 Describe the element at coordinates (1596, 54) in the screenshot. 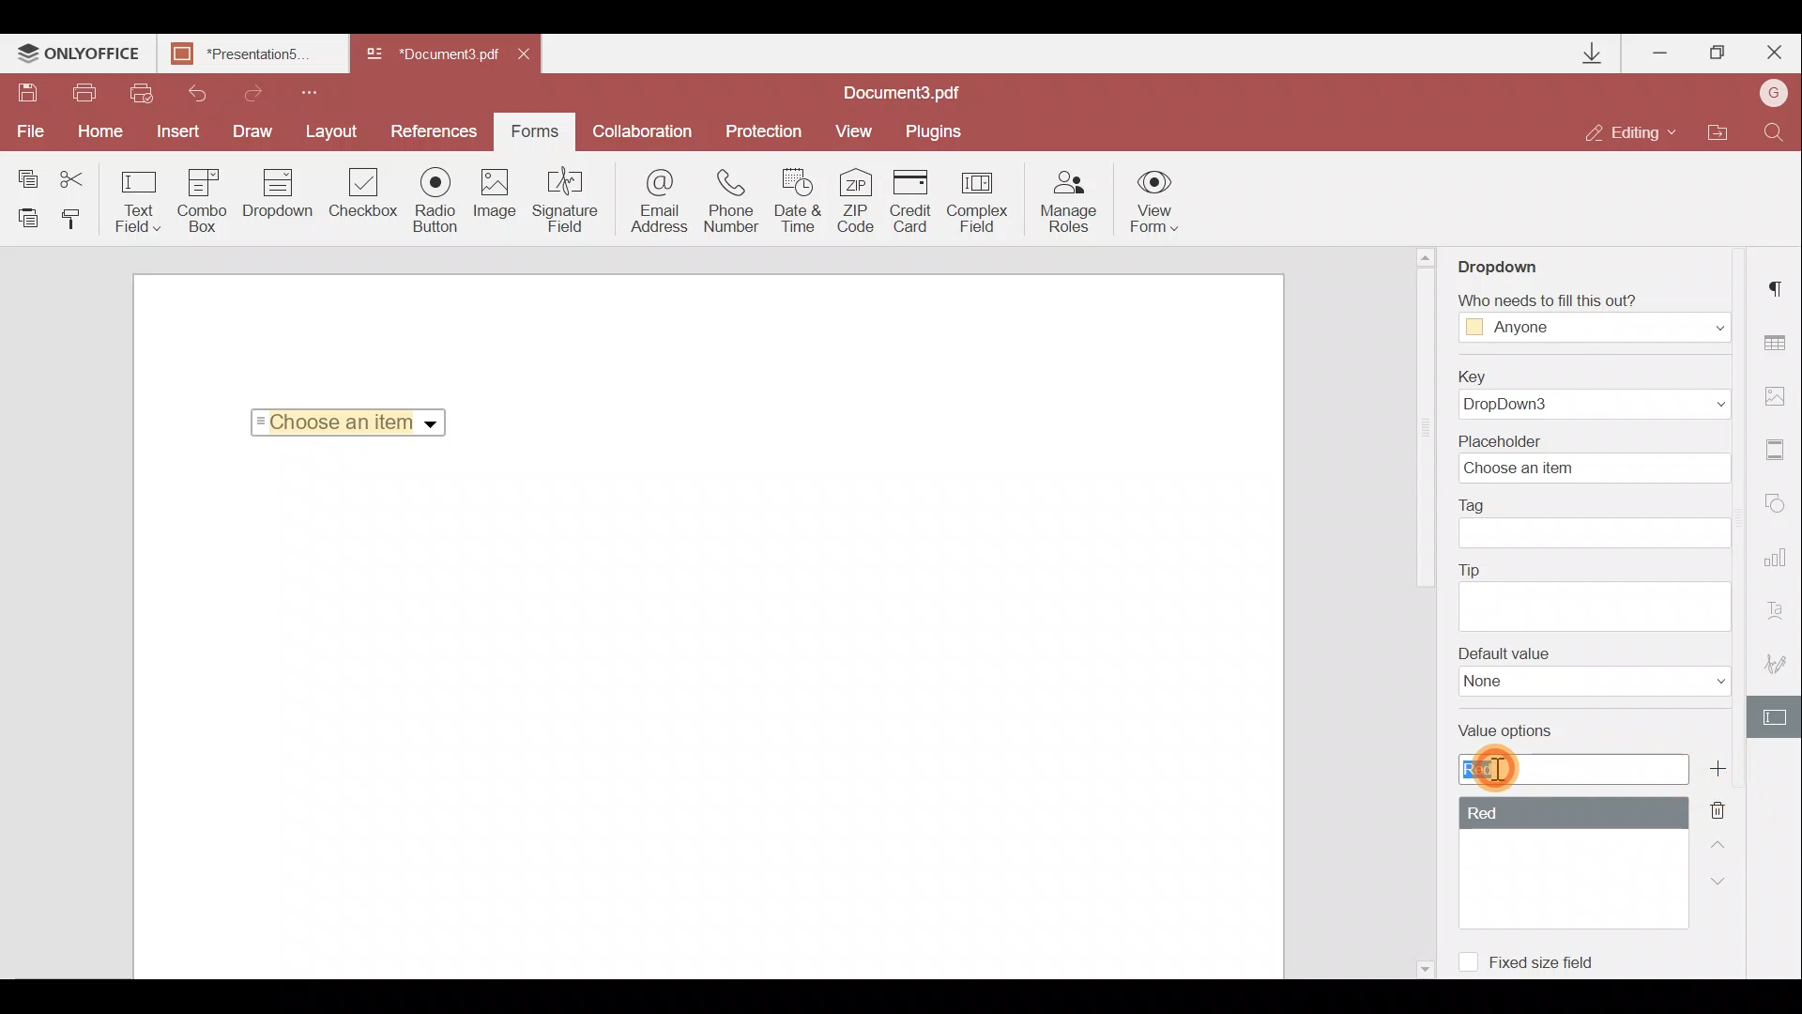

I see `Downloads` at that location.